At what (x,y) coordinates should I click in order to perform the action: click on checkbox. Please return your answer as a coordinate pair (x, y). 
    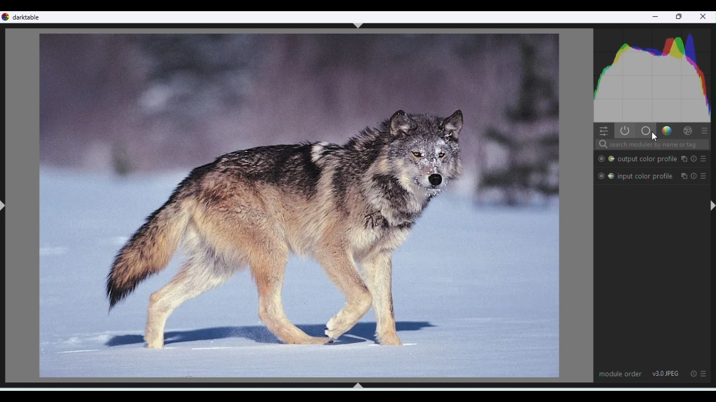
    Looking at the image, I should click on (601, 159).